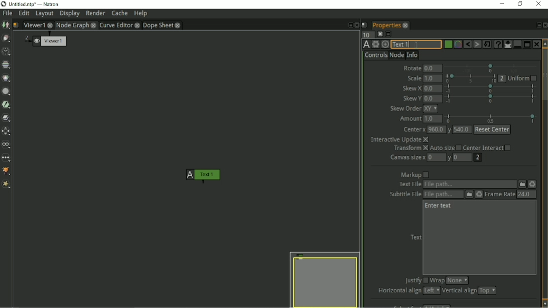 The image size is (548, 308). I want to click on Reload the file, so click(534, 185).